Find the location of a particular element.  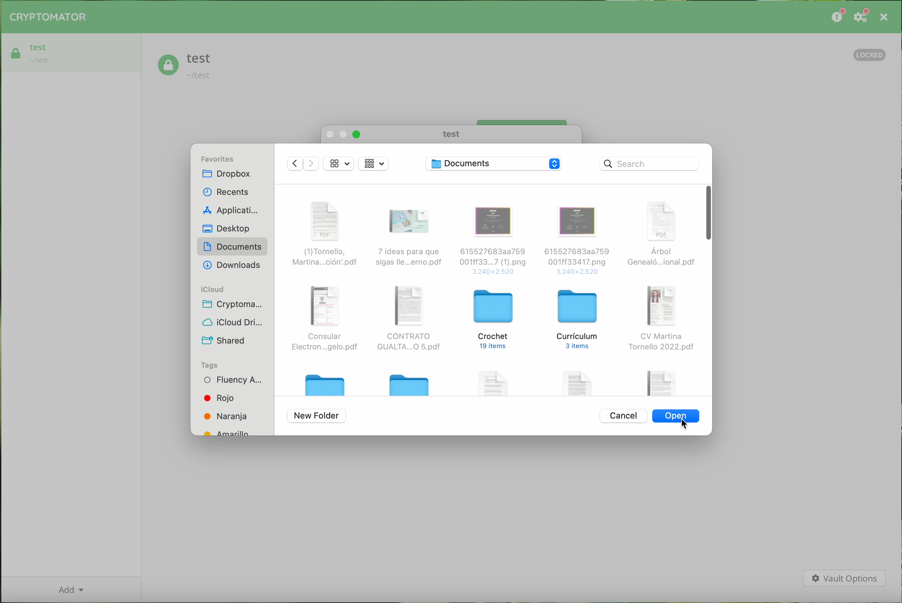

cancel  is located at coordinates (623, 415).